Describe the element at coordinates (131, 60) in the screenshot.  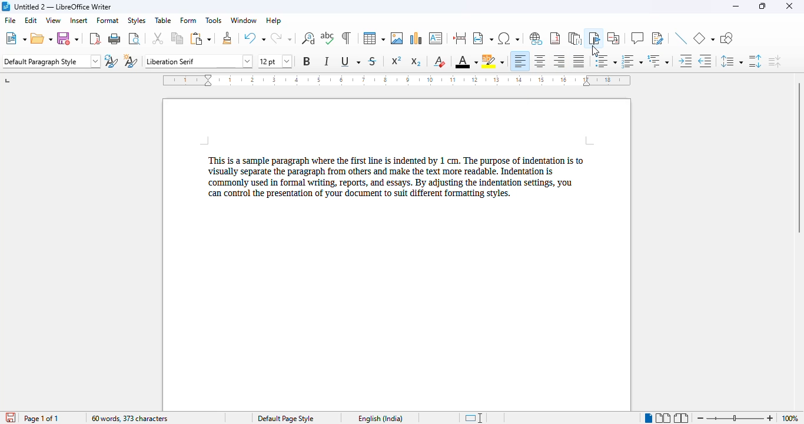
I see `new style from selection` at that location.